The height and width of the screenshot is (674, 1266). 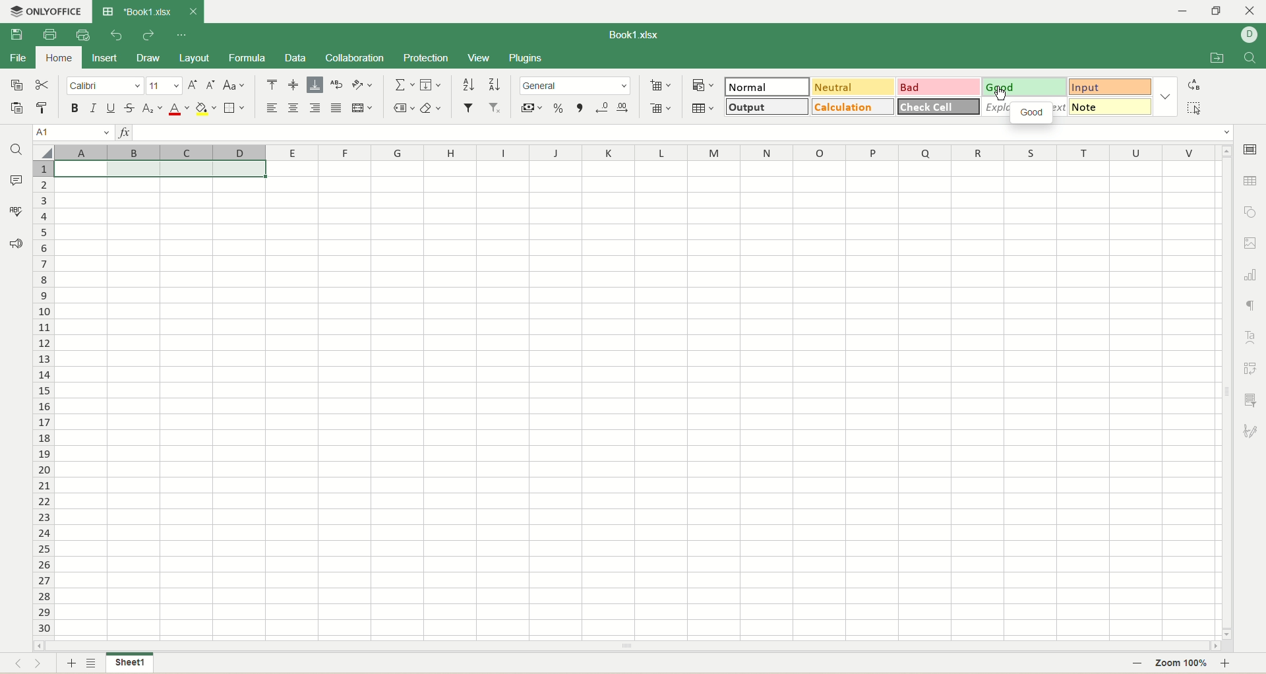 I want to click on redo, so click(x=148, y=34).